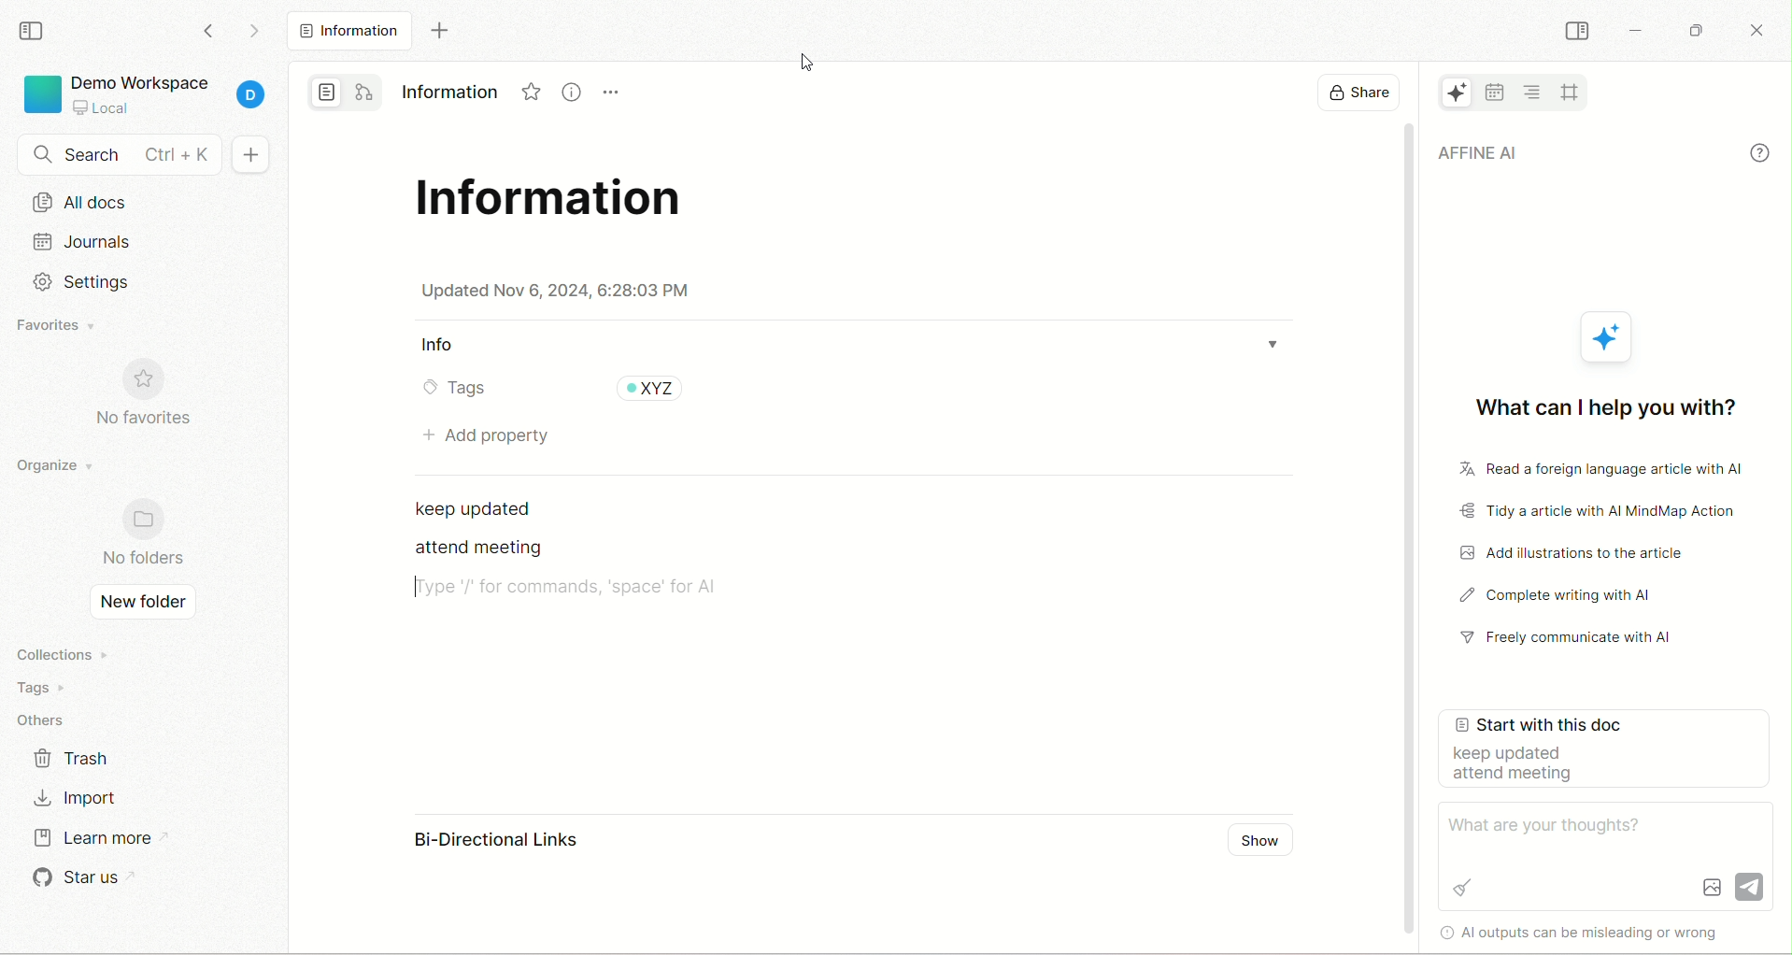 The height and width of the screenshot is (955, 1792). Describe the element at coordinates (1610, 337) in the screenshot. I see `AFFiNE icon` at that location.